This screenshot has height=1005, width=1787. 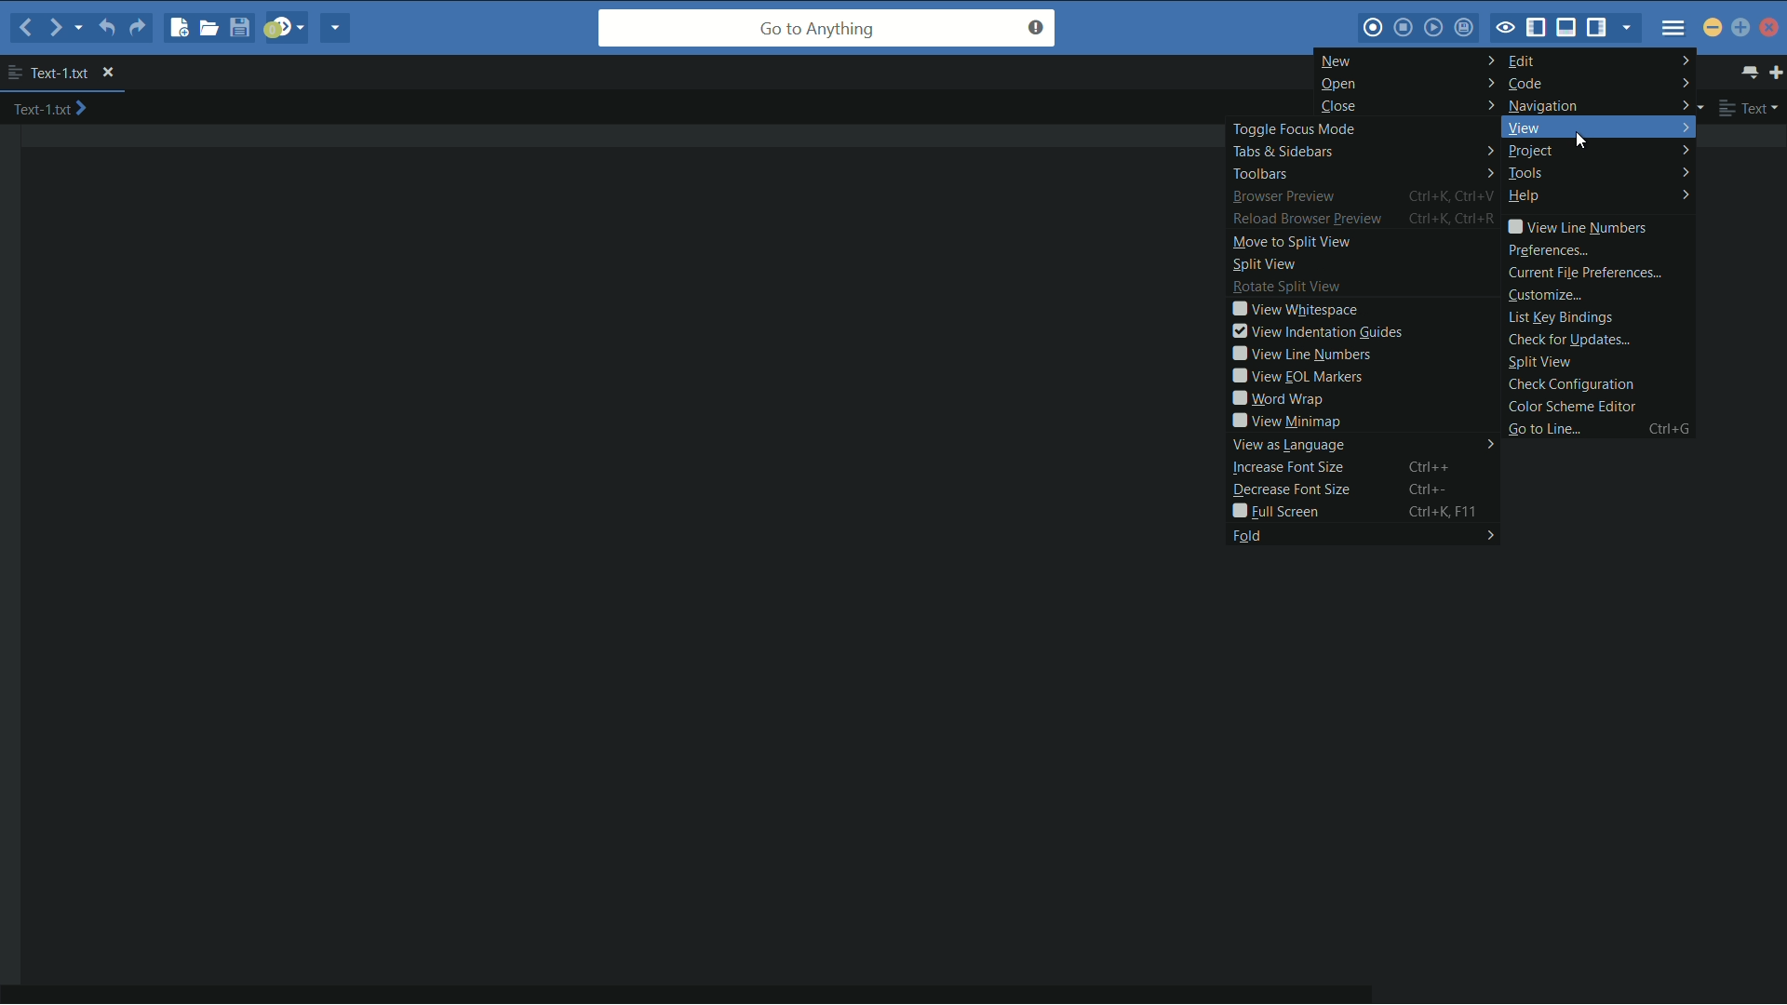 What do you see at coordinates (338, 30) in the screenshot?
I see `share current file` at bounding box center [338, 30].